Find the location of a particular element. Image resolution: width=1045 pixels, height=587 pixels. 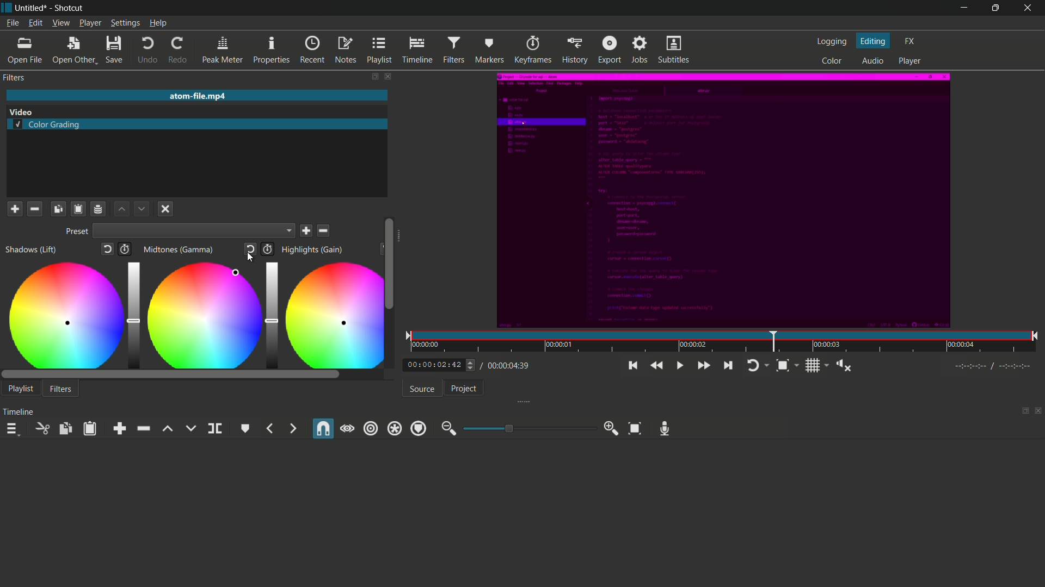

player is located at coordinates (910, 61).